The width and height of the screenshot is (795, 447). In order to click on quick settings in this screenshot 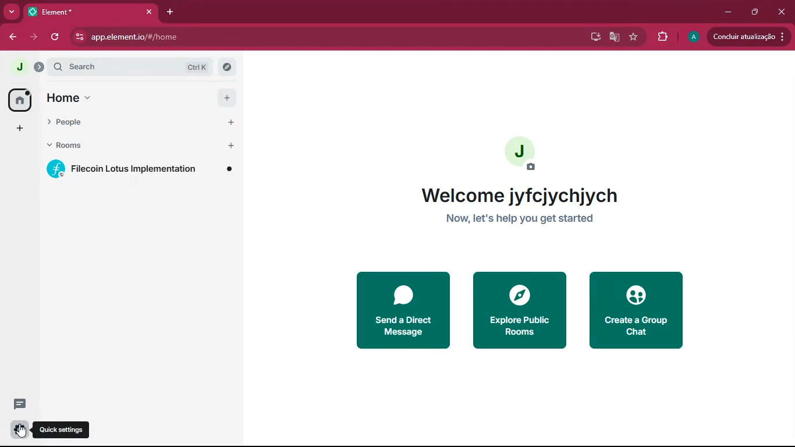, I will do `click(20, 429)`.